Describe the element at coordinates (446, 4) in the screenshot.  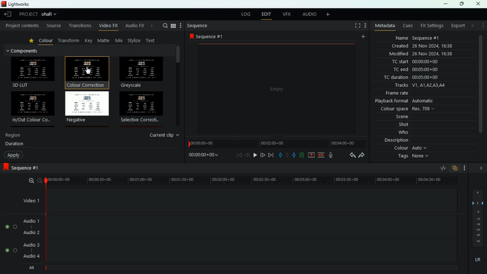
I see `minimize` at that location.